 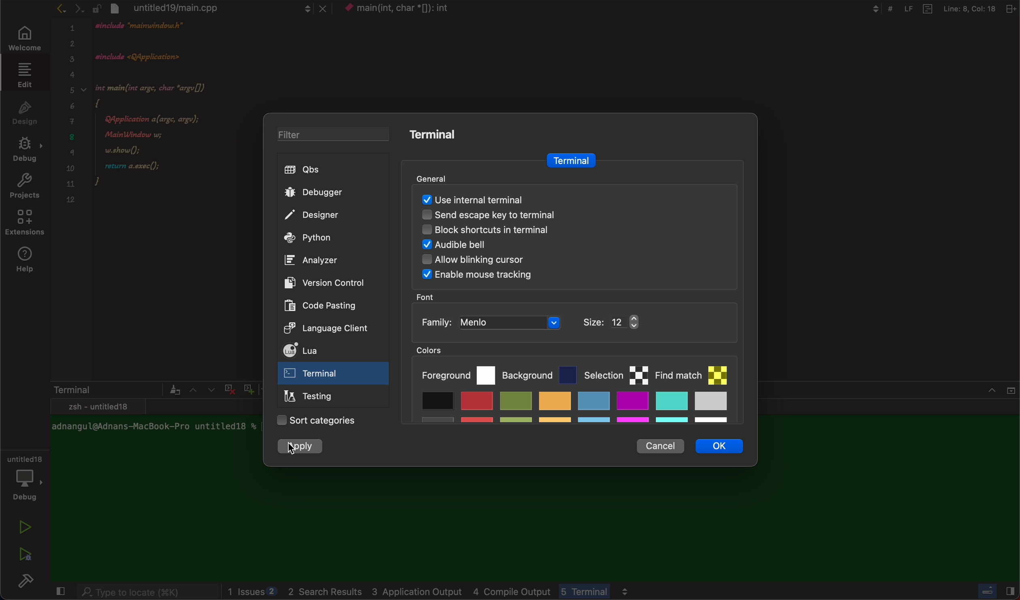 I want to click on cross, so click(x=228, y=388).